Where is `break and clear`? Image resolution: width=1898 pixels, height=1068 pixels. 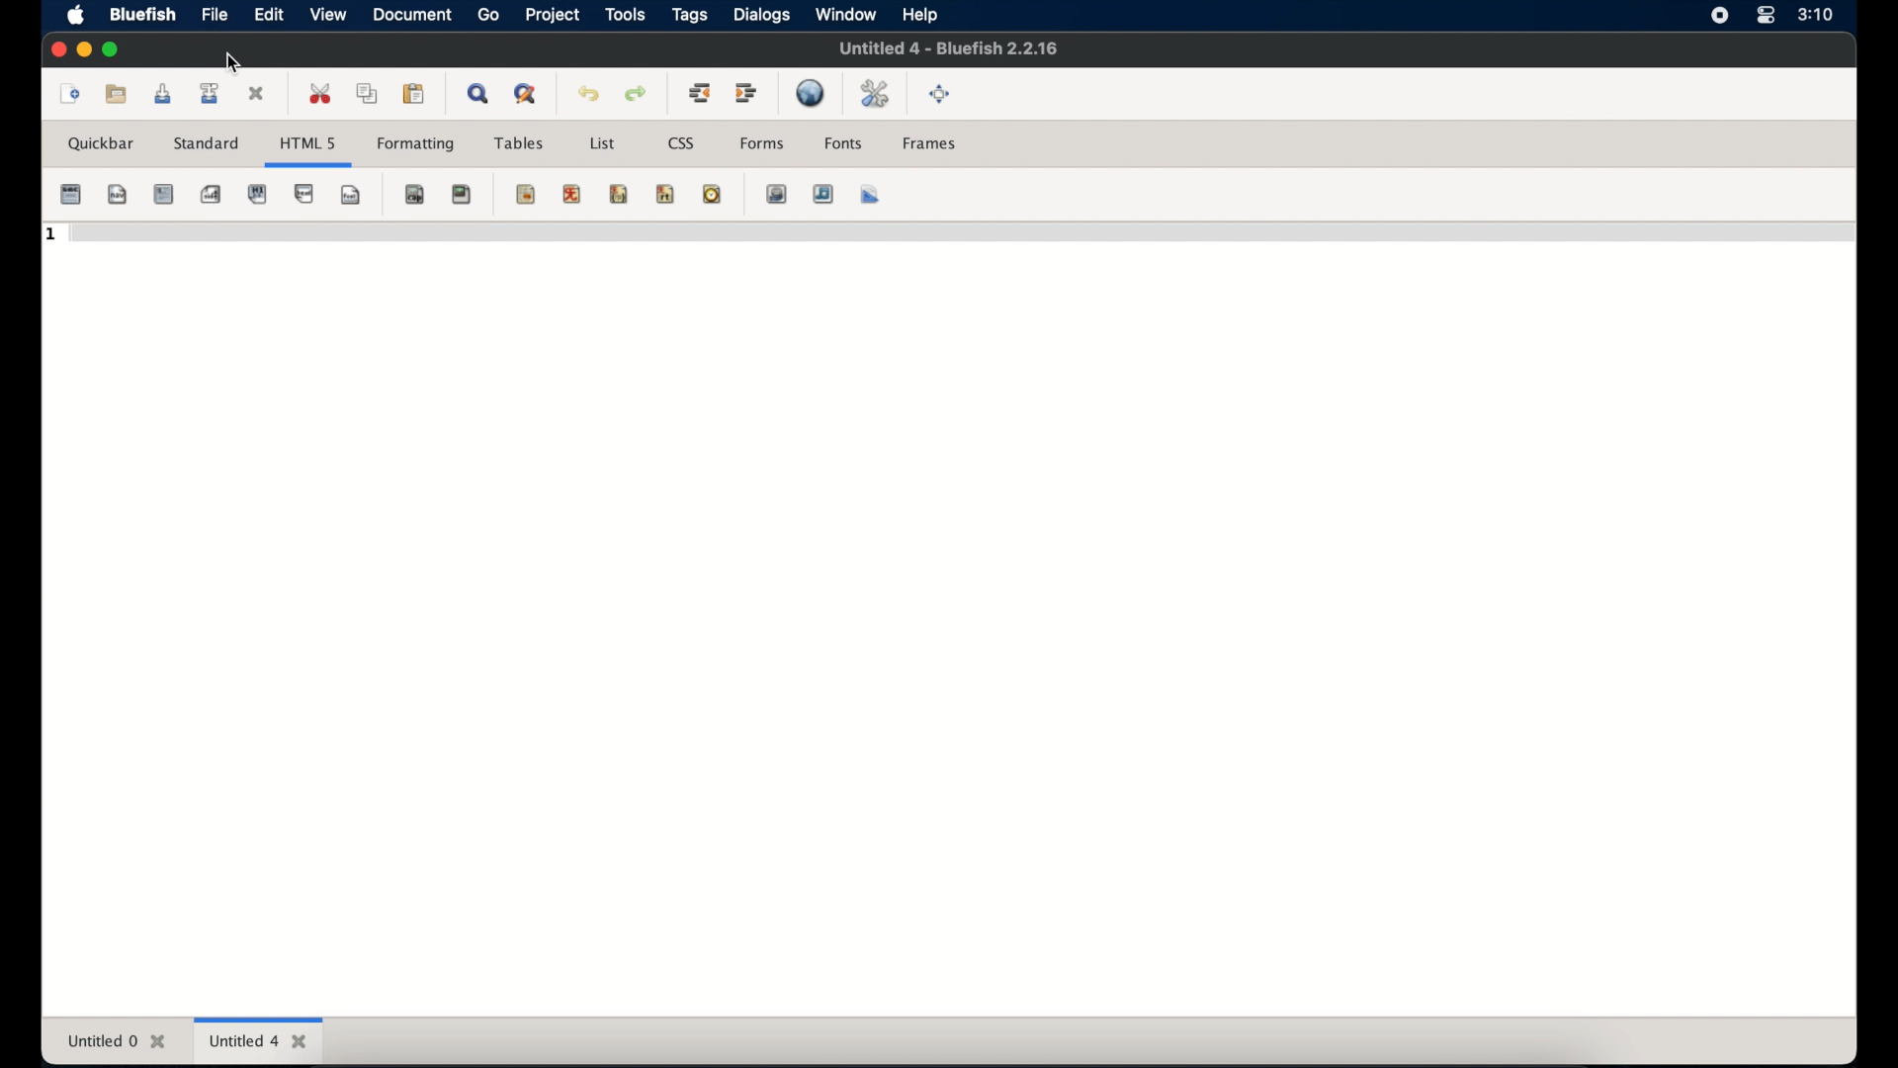 break and clear is located at coordinates (351, 194).